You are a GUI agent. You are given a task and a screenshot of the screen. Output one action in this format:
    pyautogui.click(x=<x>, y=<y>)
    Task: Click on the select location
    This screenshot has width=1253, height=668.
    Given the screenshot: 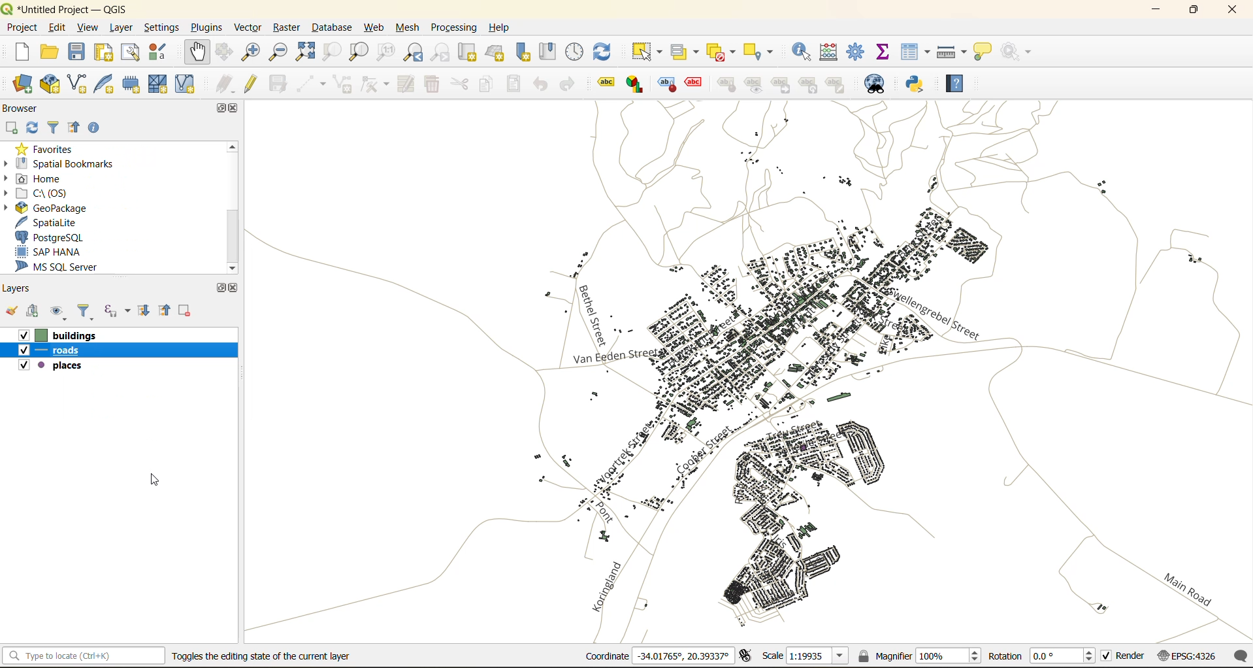 What is the action you would take?
    pyautogui.click(x=757, y=52)
    